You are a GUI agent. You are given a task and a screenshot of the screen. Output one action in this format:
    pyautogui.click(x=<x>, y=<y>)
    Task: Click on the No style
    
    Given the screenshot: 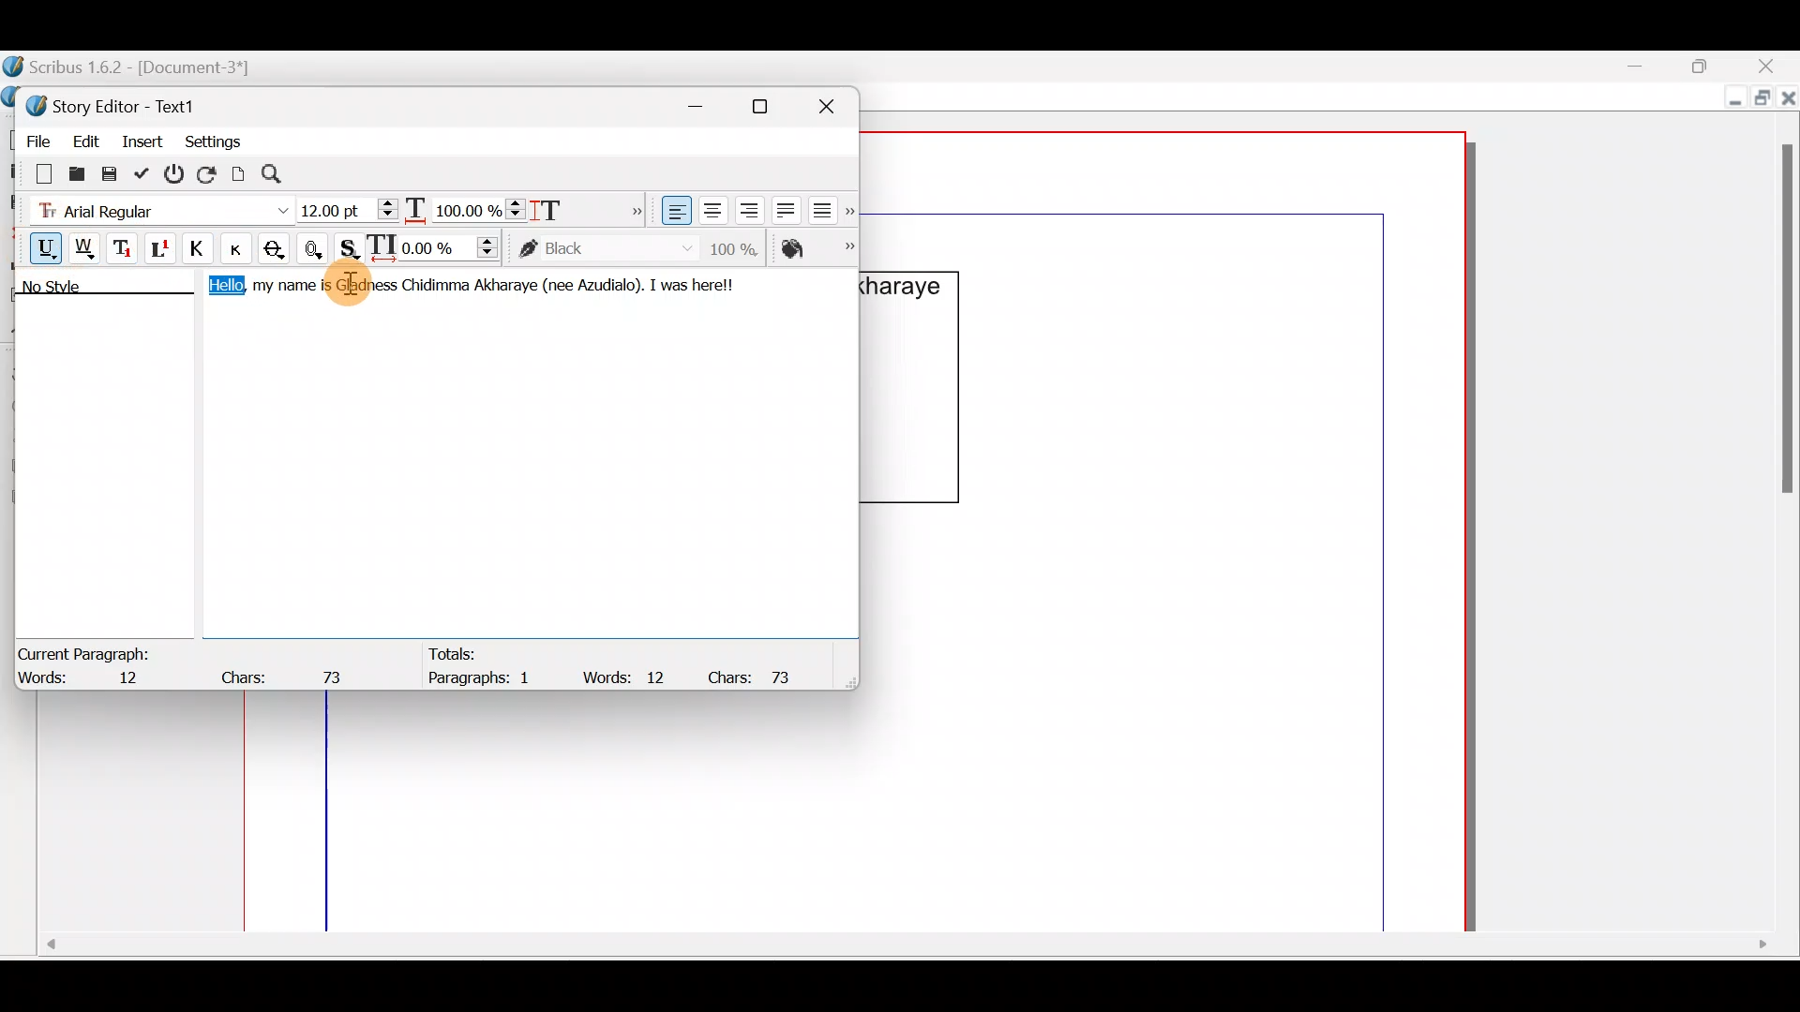 What is the action you would take?
    pyautogui.click(x=72, y=290)
    